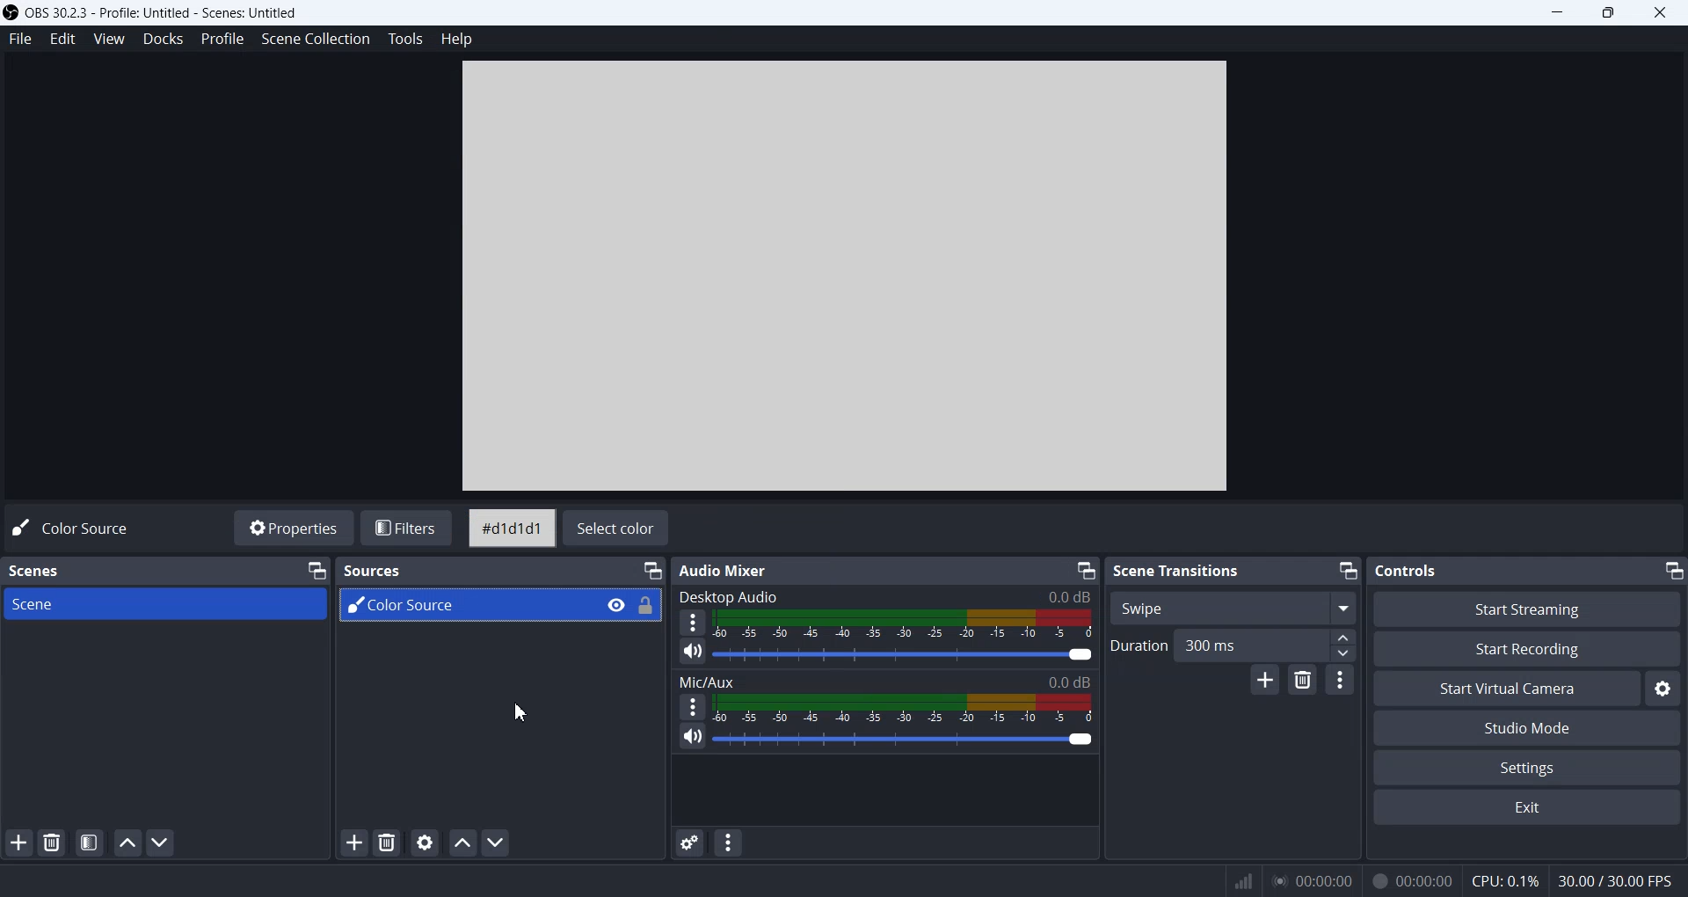 This screenshot has width=1688, height=897. I want to click on Docks, so click(163, 38).